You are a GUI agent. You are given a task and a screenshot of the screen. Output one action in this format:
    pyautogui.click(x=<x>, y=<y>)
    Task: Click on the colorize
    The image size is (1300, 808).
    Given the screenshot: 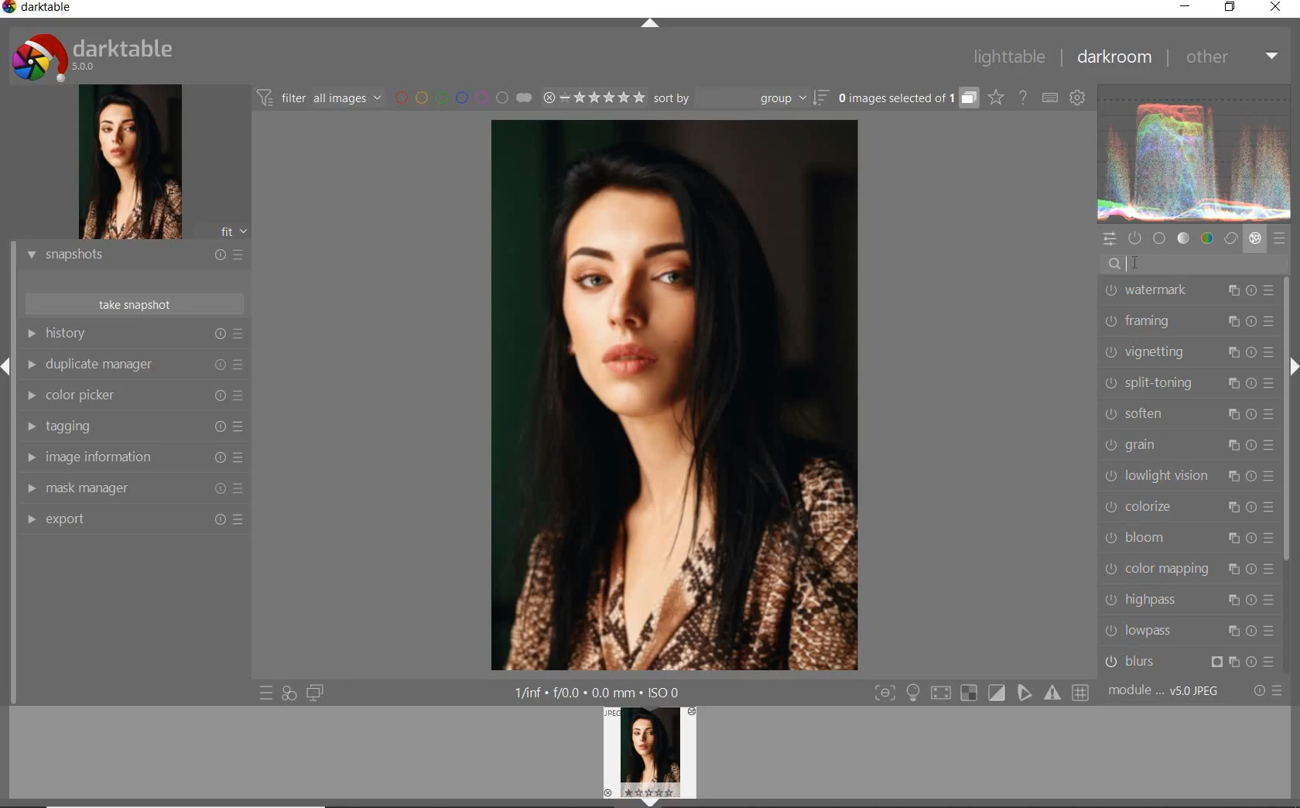 What is the action you would take?
    pyautogui.click(x=1189, y=508)
    